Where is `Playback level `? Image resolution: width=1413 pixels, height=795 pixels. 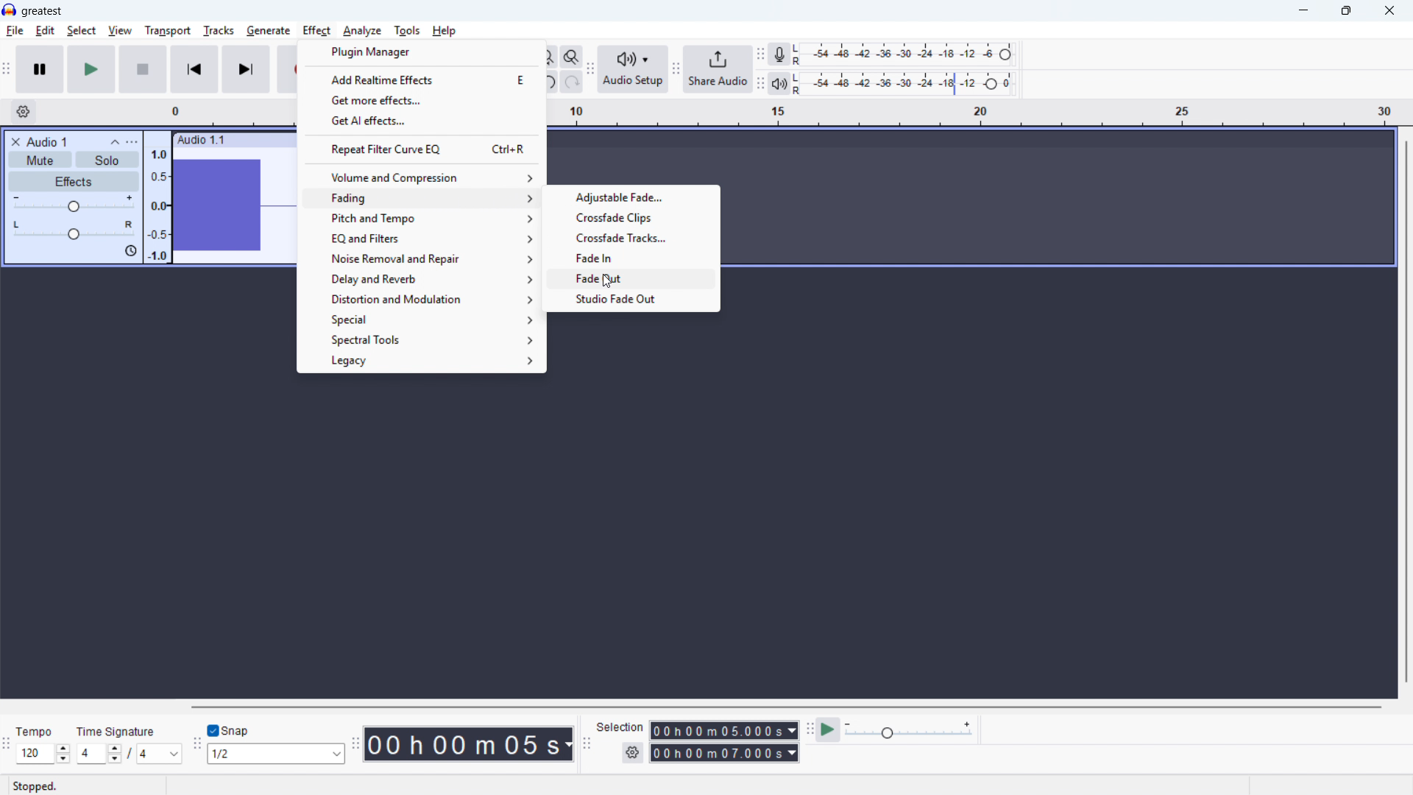
Playback level  is located at coordinates (907, 84).